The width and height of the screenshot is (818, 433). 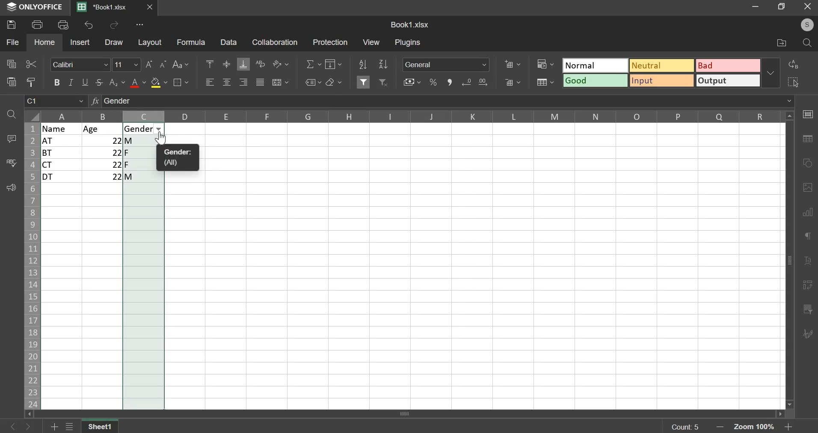 I want to click on Cursor, so click(x=163, y=139).